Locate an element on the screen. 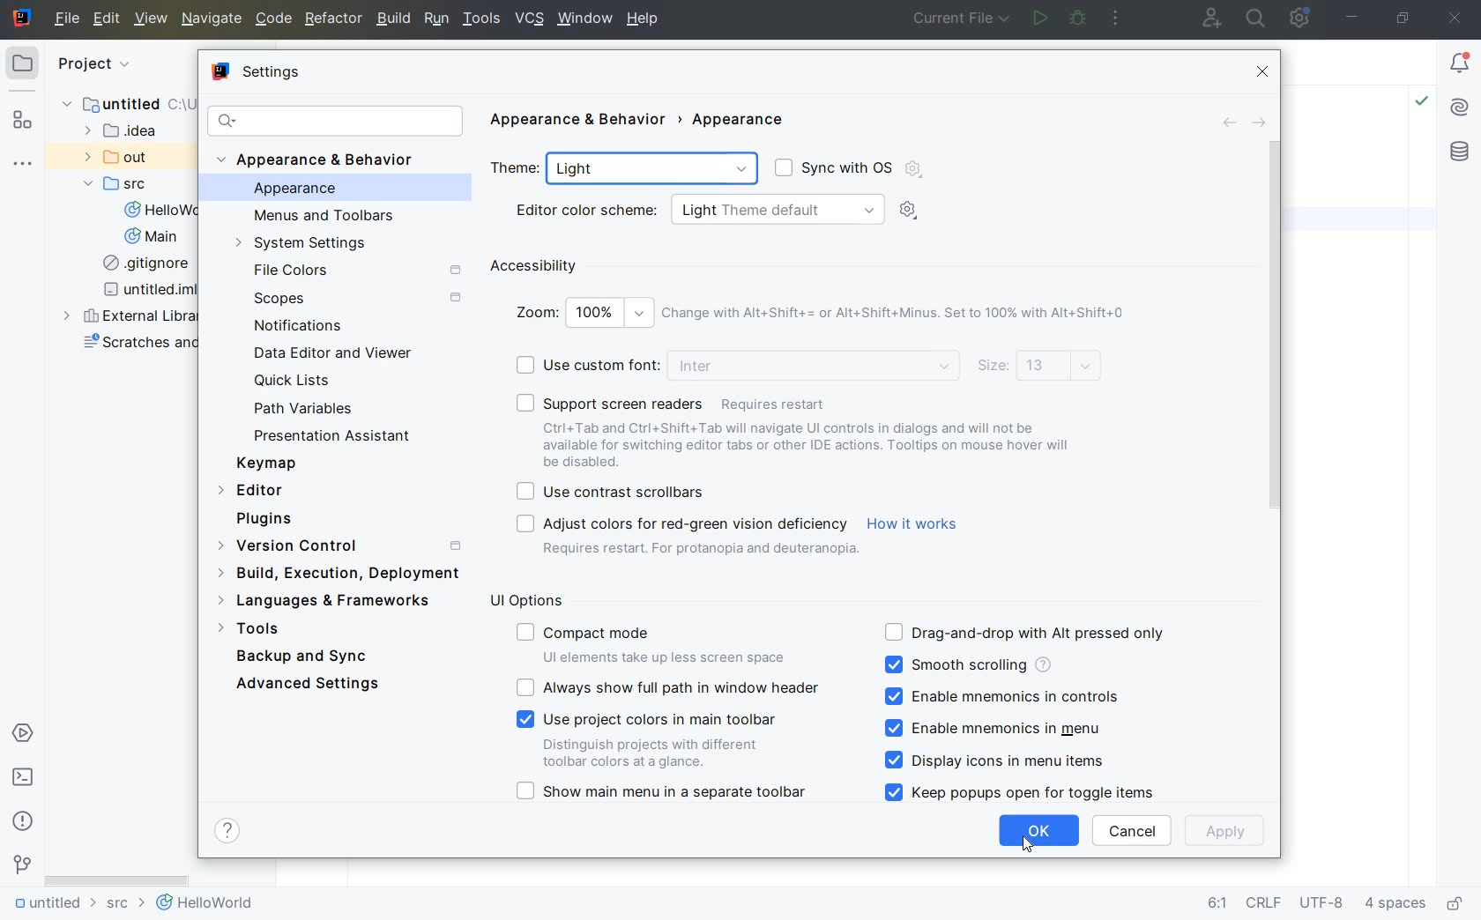  TERMINAL is located at coordinates (24, 780).